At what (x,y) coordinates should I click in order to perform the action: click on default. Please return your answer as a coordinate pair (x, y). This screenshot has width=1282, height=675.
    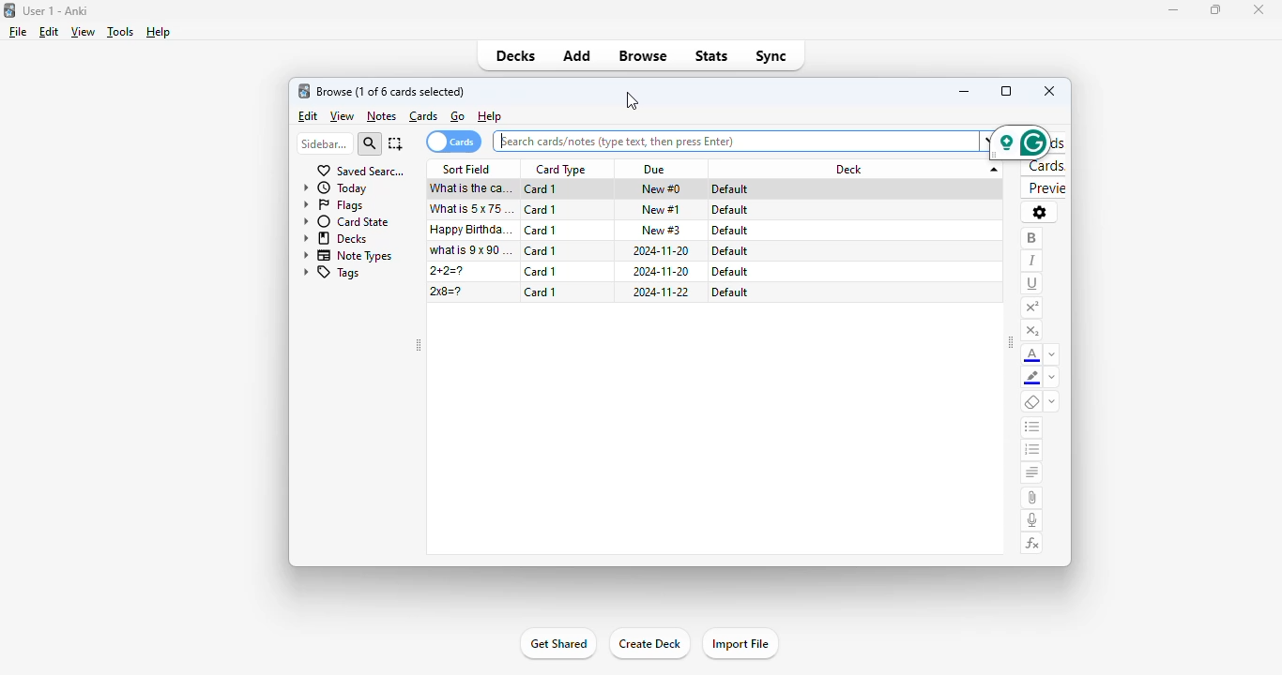
    Looking at the image, I should click on (728, 250).